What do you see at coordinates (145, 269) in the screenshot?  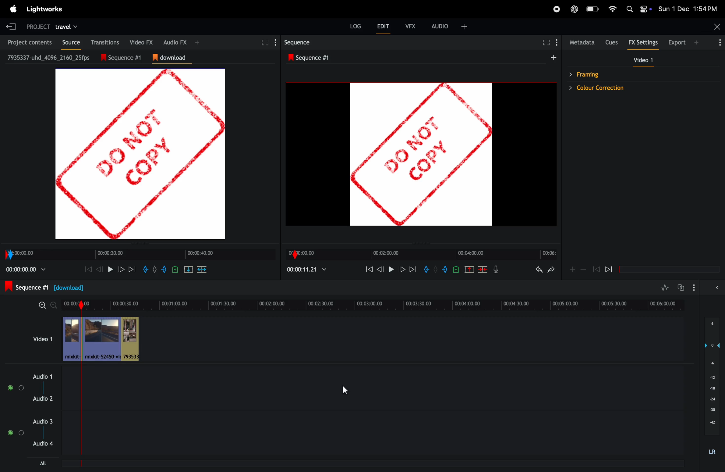 I see `add in` at bounding box center [145, 269].